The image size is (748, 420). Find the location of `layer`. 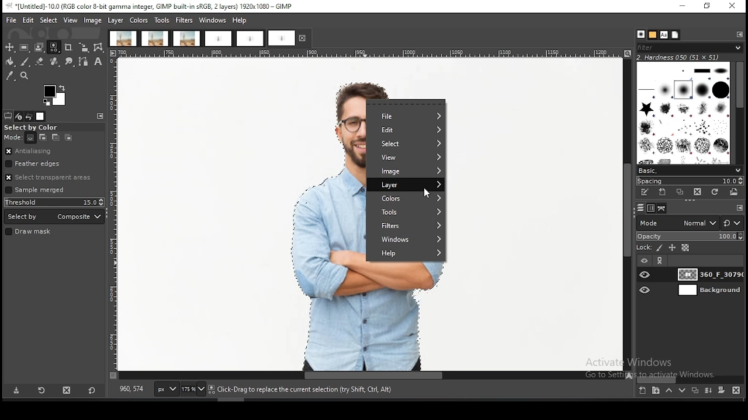

layer is located at coordinates (116, 20).